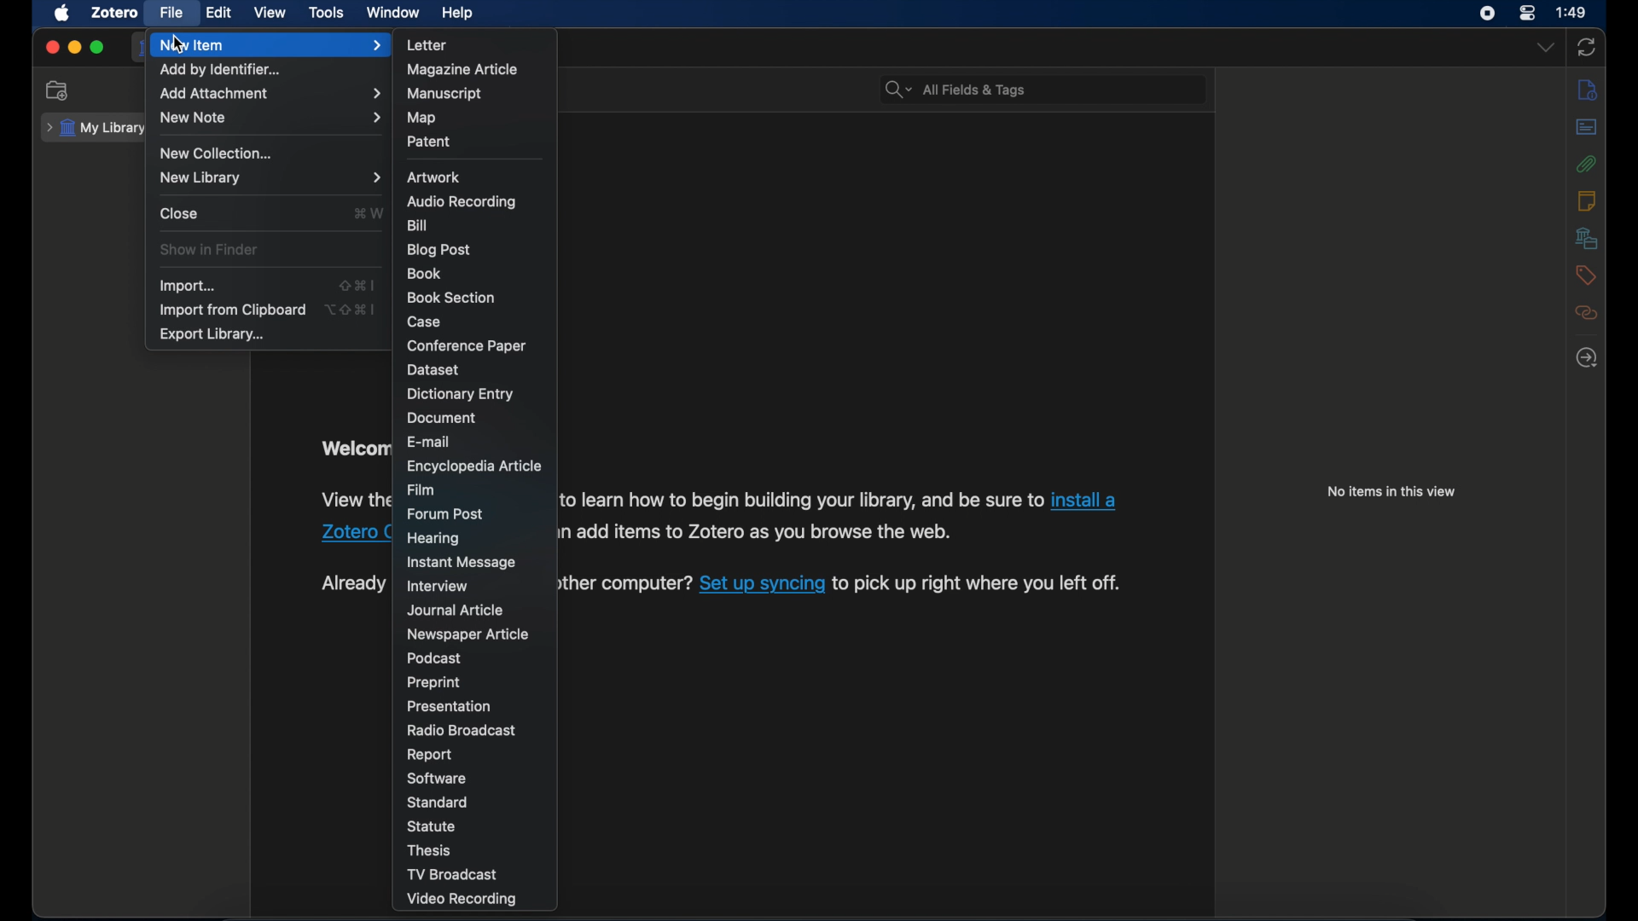  What do you see at coordinates (429, 755) in the screenshot?
I see `report` at bounding box center [429, 755].